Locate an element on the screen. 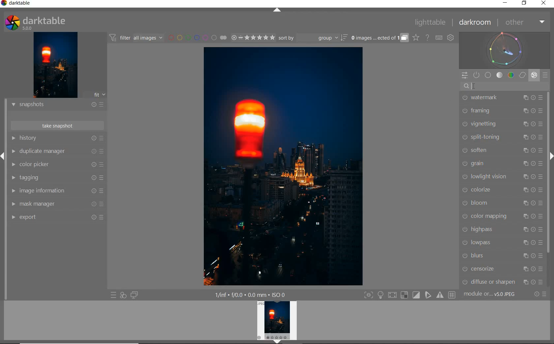 This screenshot has width=554, height=344. Preset and reset is located at coordinates (541, 98).